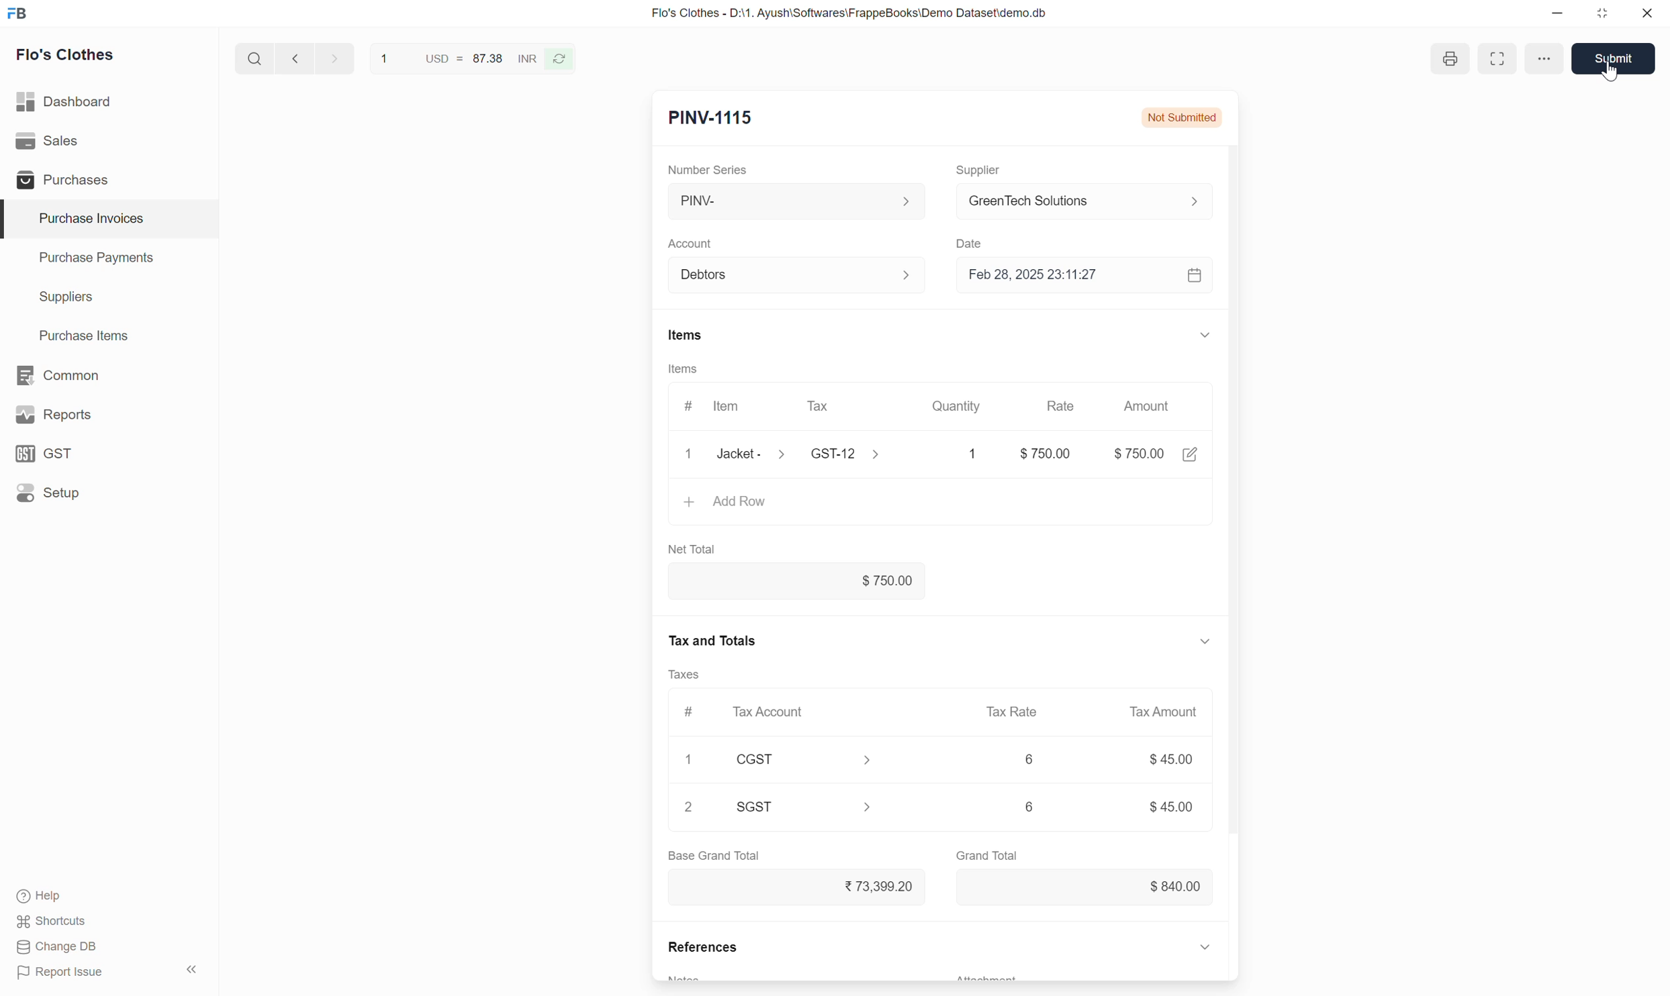 The image size is (1670, 996). I want to click on Quantity, so click(958, 406).